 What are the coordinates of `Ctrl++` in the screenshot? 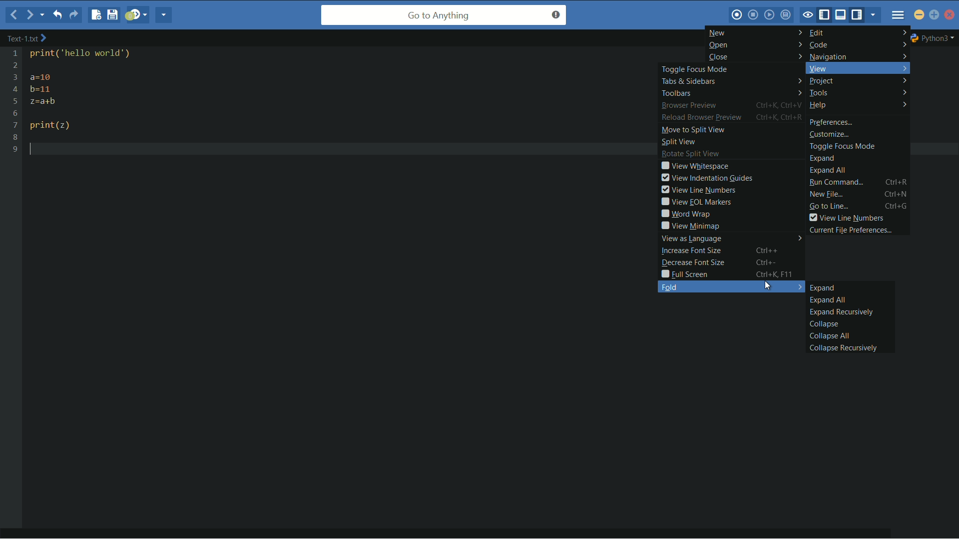 It's located at (773, 250).